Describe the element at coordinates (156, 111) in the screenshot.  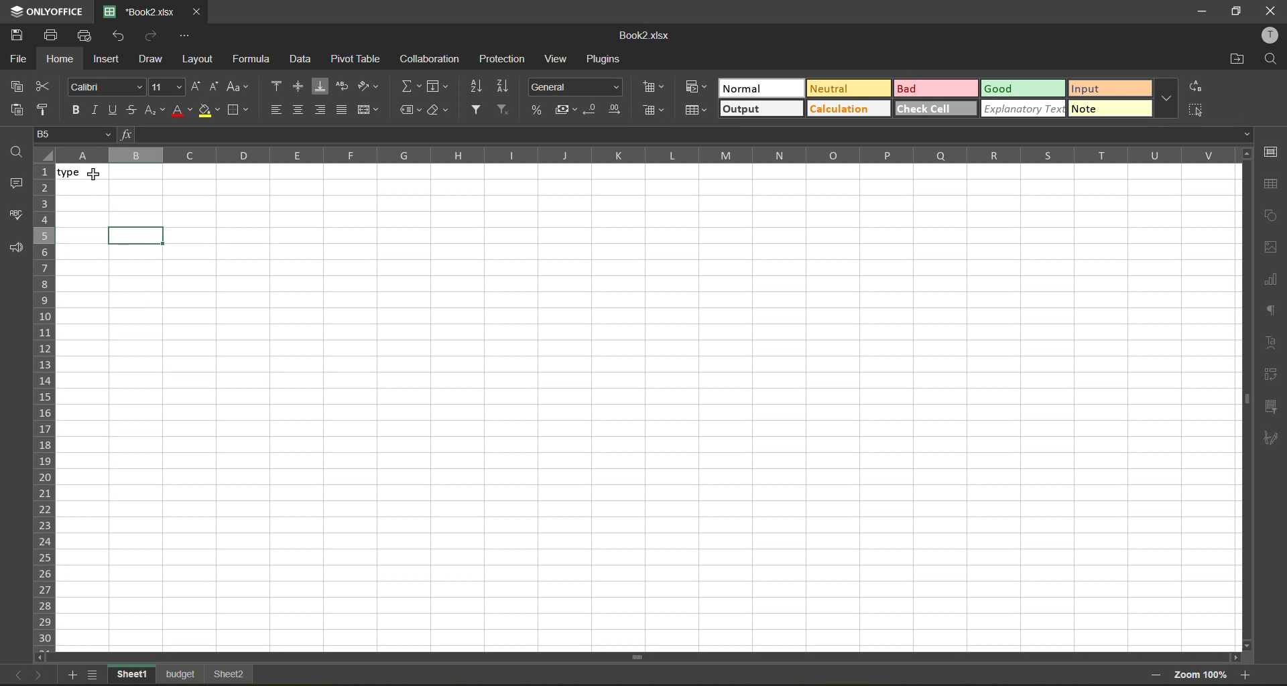
I see `sub/superscript` at that location.